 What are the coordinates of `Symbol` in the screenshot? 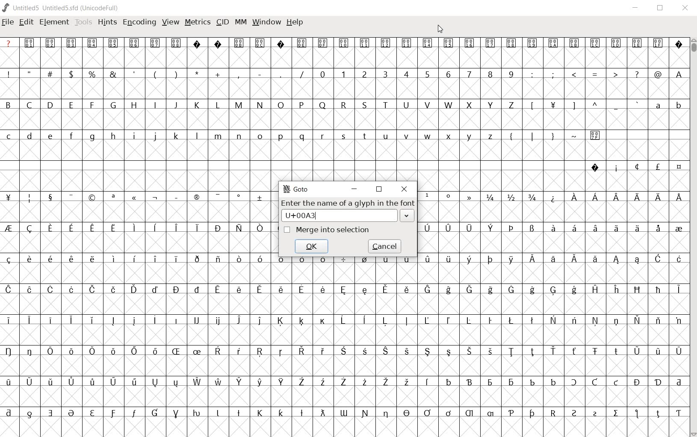 It's located at (134, 198).